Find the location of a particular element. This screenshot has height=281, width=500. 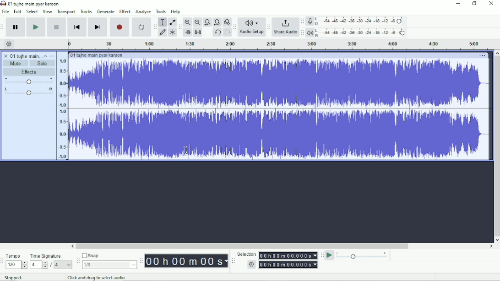

Track title is located at coordinates (20, 56).